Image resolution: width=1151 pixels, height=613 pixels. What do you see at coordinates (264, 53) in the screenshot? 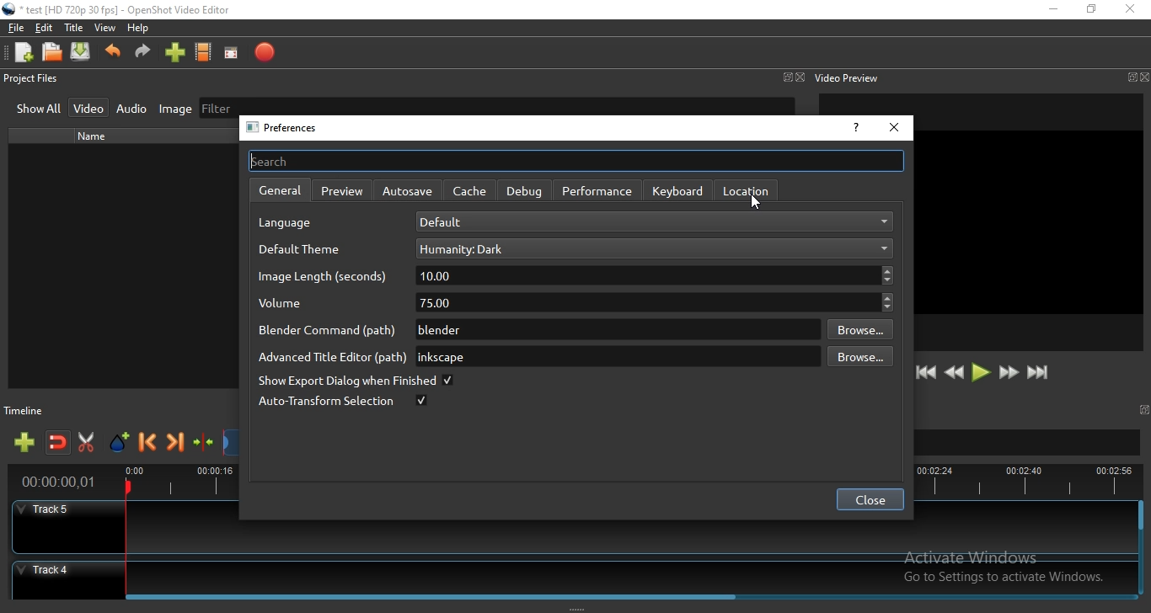
I see `Export video` at bounding box center [264, 53].